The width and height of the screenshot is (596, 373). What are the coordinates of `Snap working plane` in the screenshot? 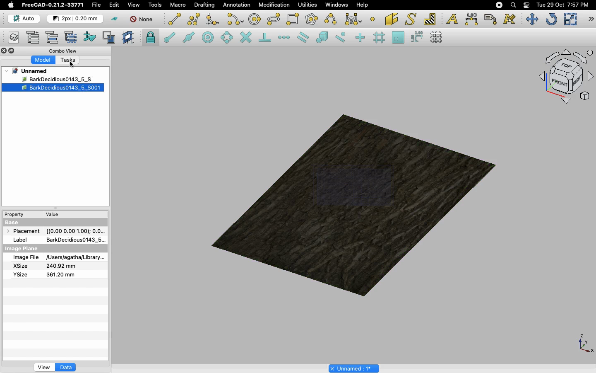 It's located at (398, 38).